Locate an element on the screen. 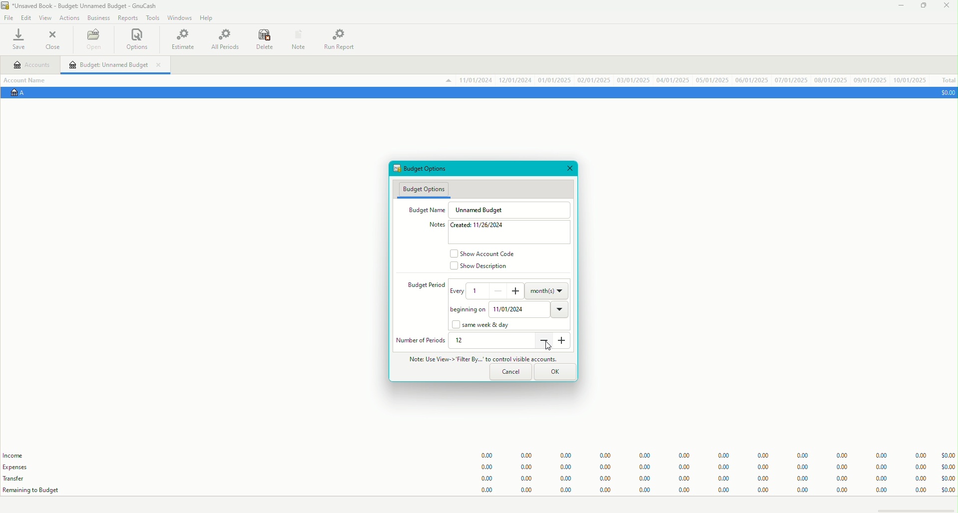 The image size is (958, 513). Business is located at coordinates (99, 17).